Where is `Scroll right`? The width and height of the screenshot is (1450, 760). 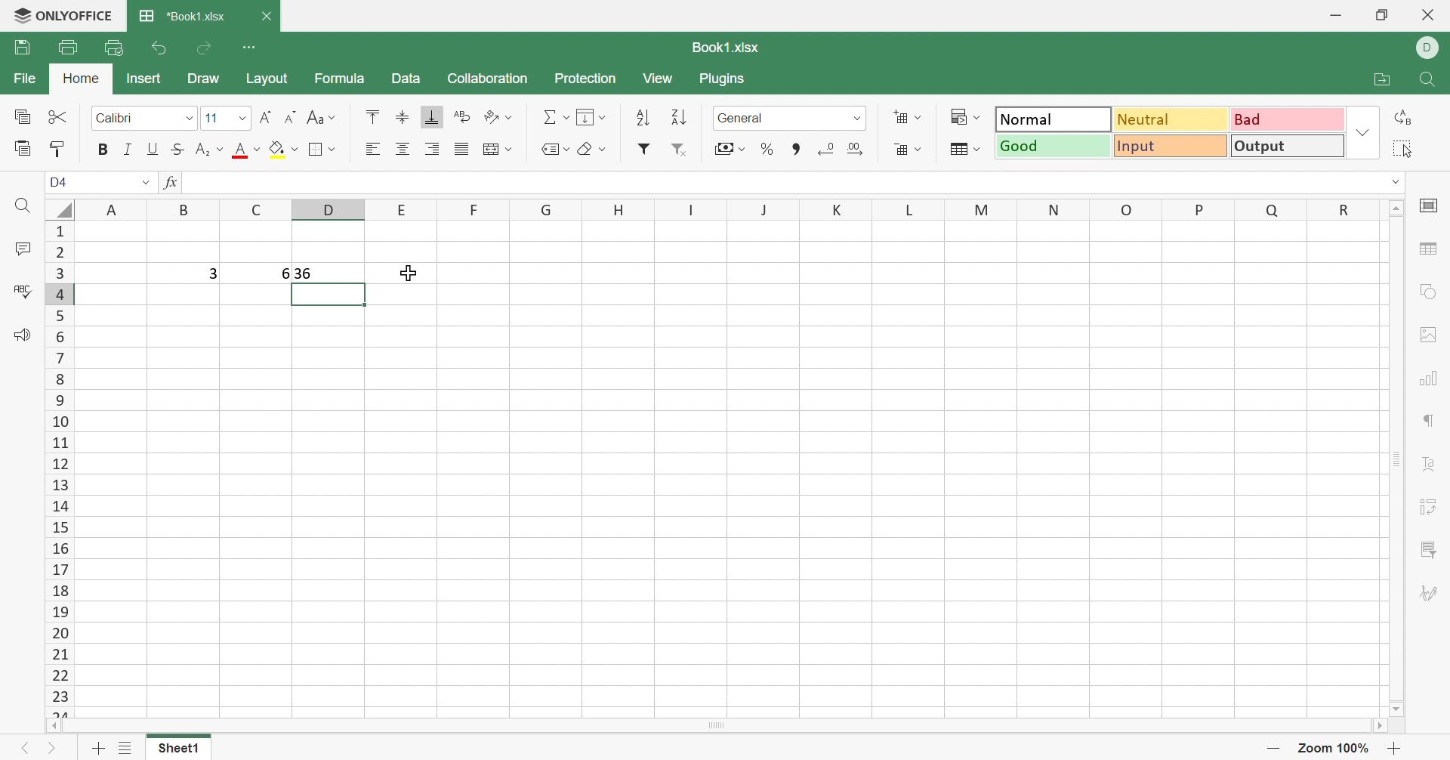
Scroll right is located at coordinates (1378, 726).